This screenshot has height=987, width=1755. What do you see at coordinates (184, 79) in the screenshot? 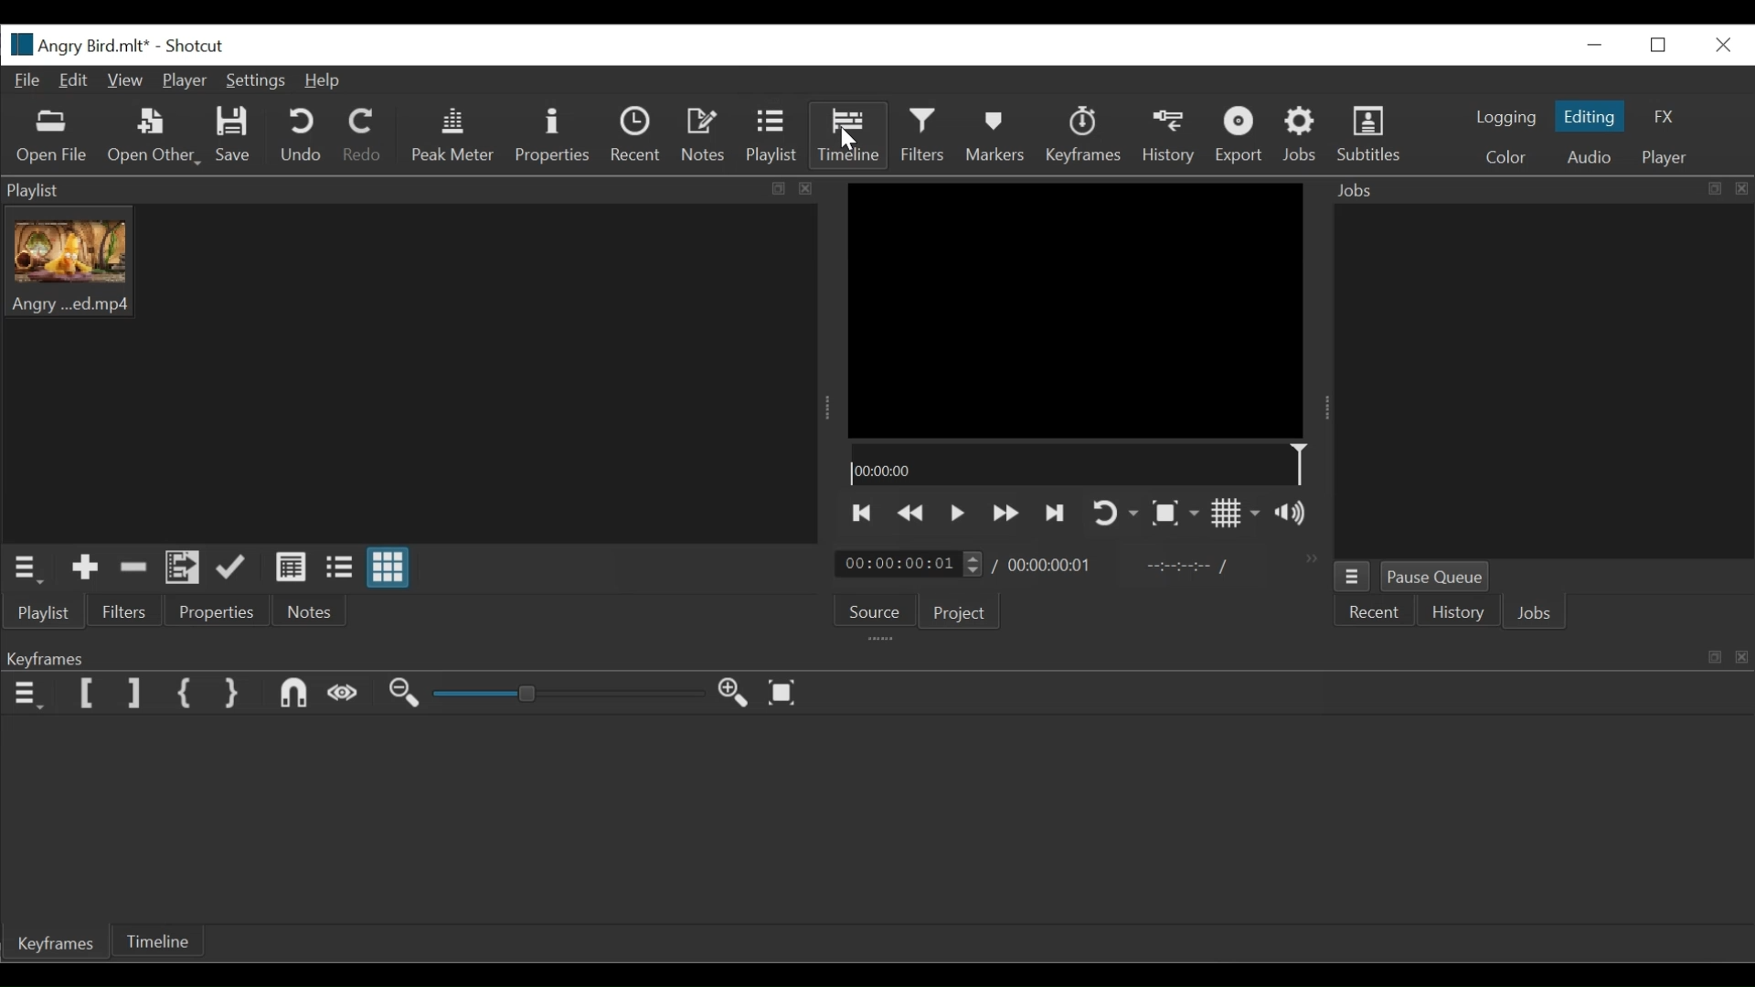
I see `Player` at bounding box center [184, 79].